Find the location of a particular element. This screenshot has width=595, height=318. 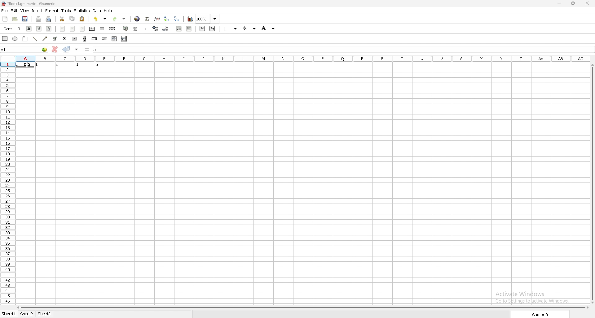

percentage is located at coordinates (136, 29).